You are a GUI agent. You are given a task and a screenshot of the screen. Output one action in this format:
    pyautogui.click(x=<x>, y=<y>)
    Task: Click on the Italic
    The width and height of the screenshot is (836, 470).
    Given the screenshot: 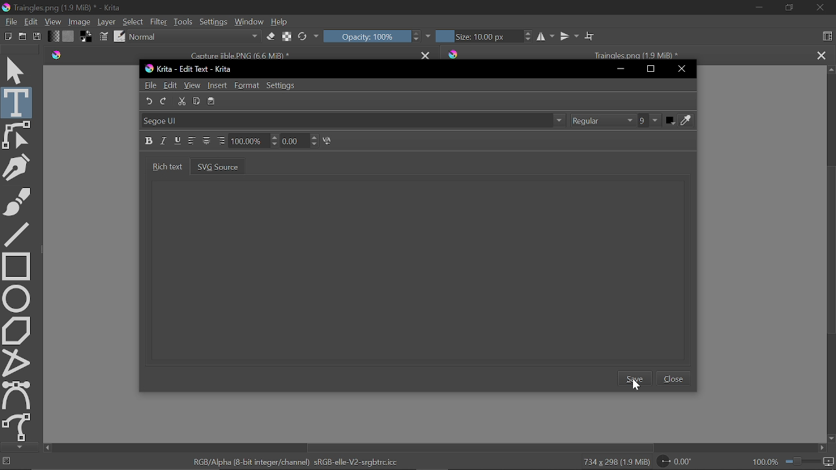 What is the action you would take?
    pyautogui.click(x=164, y=142)
    